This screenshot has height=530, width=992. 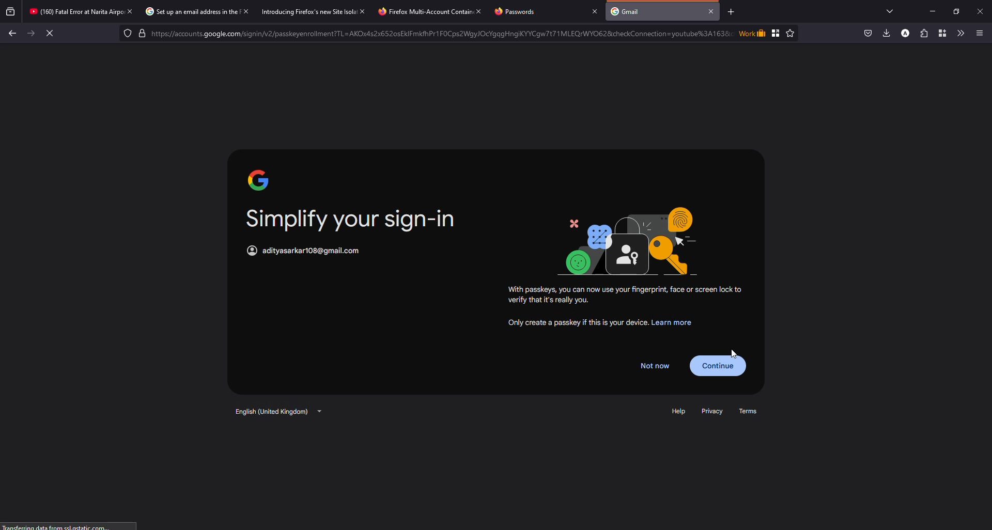 I want to click on Tracking, so click(x=126, y=34).